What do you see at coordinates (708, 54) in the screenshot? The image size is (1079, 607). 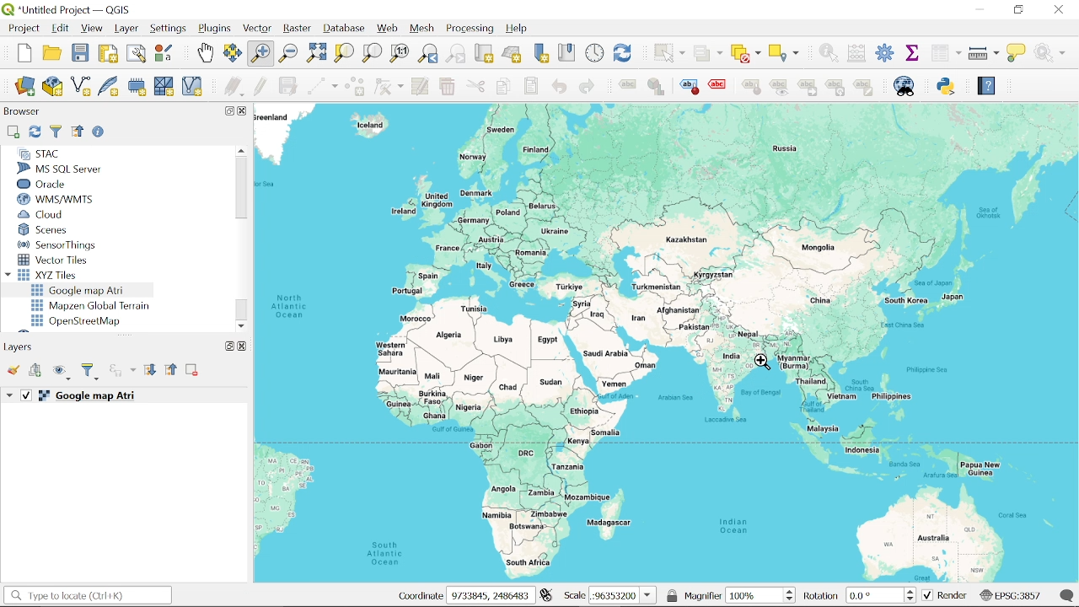 I see `Select features by value` at bounding box center [708, 54].